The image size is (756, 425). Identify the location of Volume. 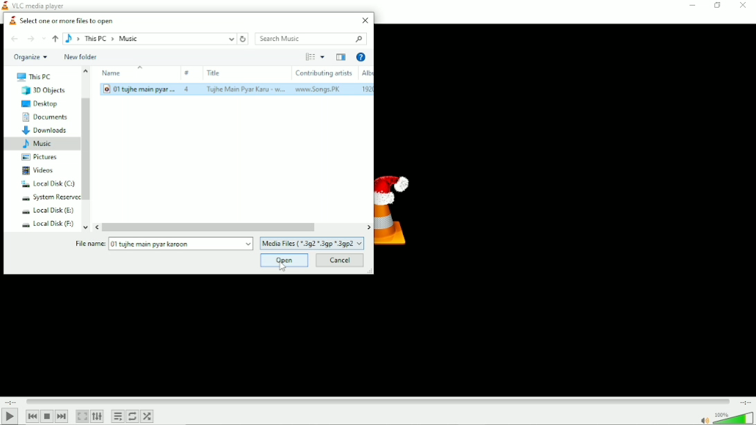
(726, 417).